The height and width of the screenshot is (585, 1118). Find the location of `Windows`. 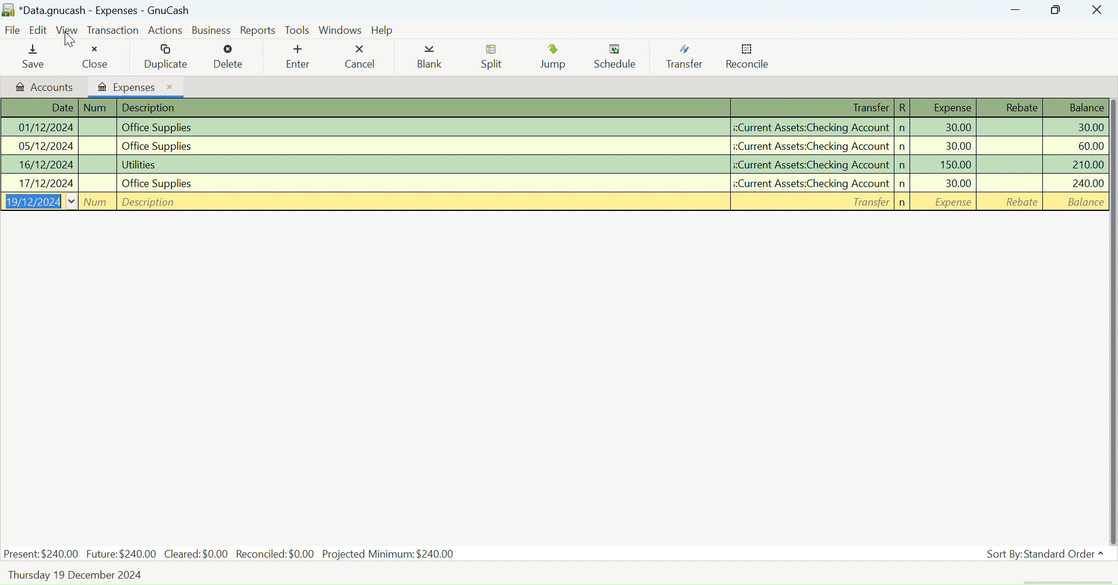

Windows is located at coordinates (341, 30).